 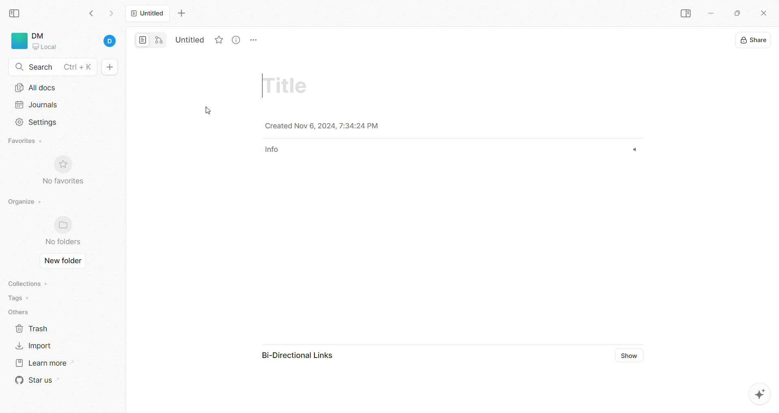 What do you see at coordinates (710, 15) in the screenshot?
I see `minimize` at bounding box center [710, 15].